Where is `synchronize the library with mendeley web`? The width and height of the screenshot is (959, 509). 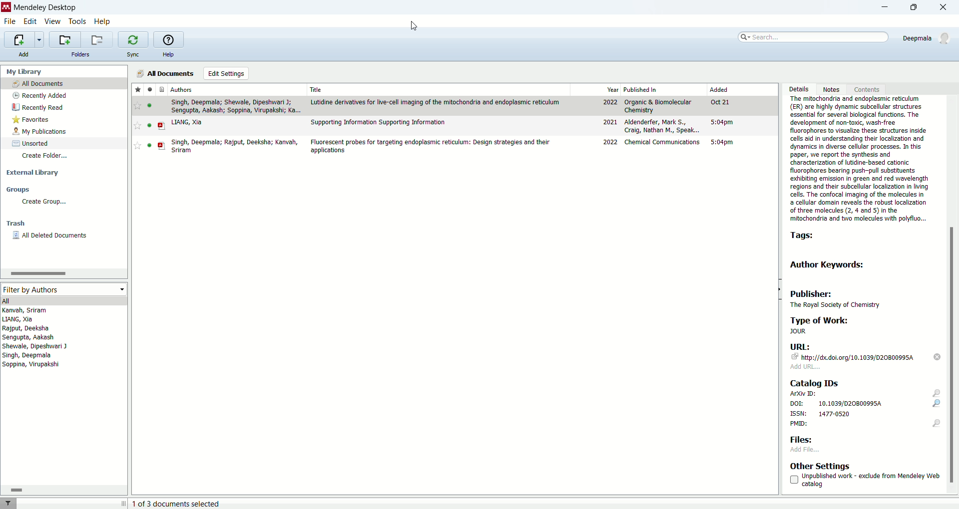
synchronize the library with mendeley web is located at coordinates (133, 40).